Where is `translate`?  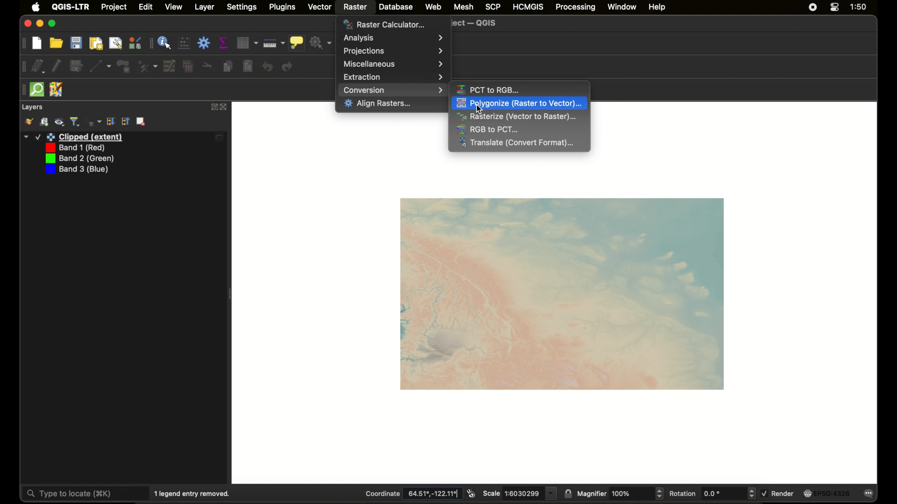 translate is located at coordinates (518, 143).